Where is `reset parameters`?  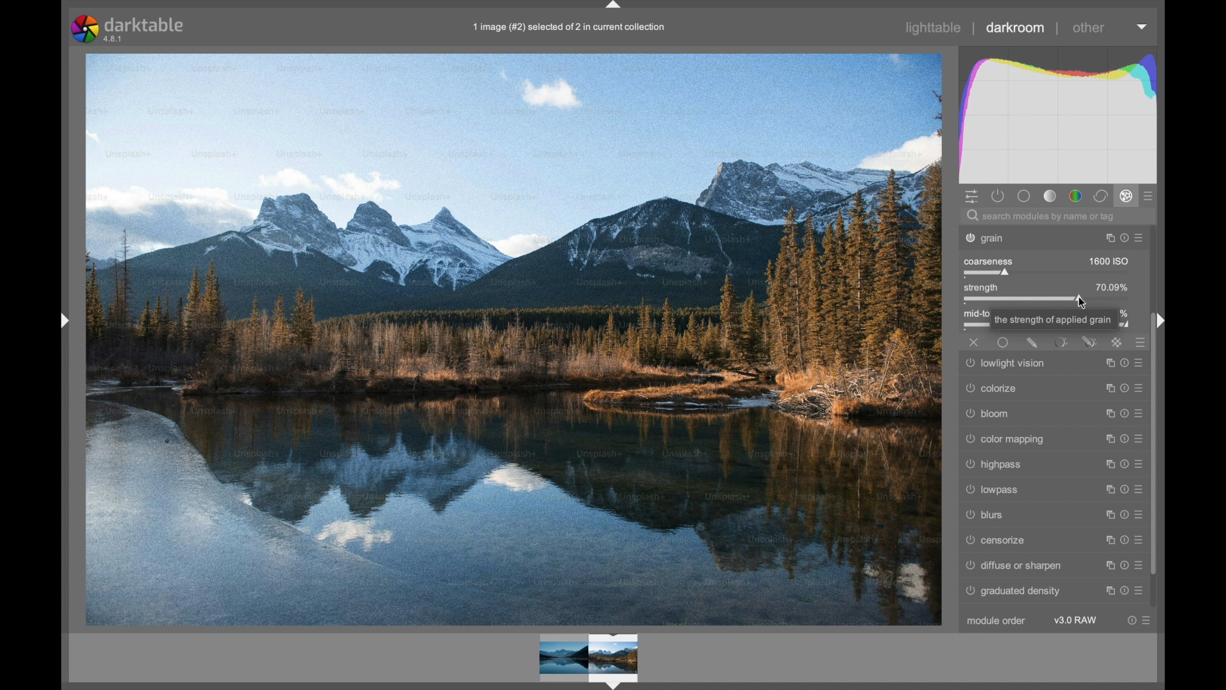
reset parameters is located at coordinates (1124, 364).